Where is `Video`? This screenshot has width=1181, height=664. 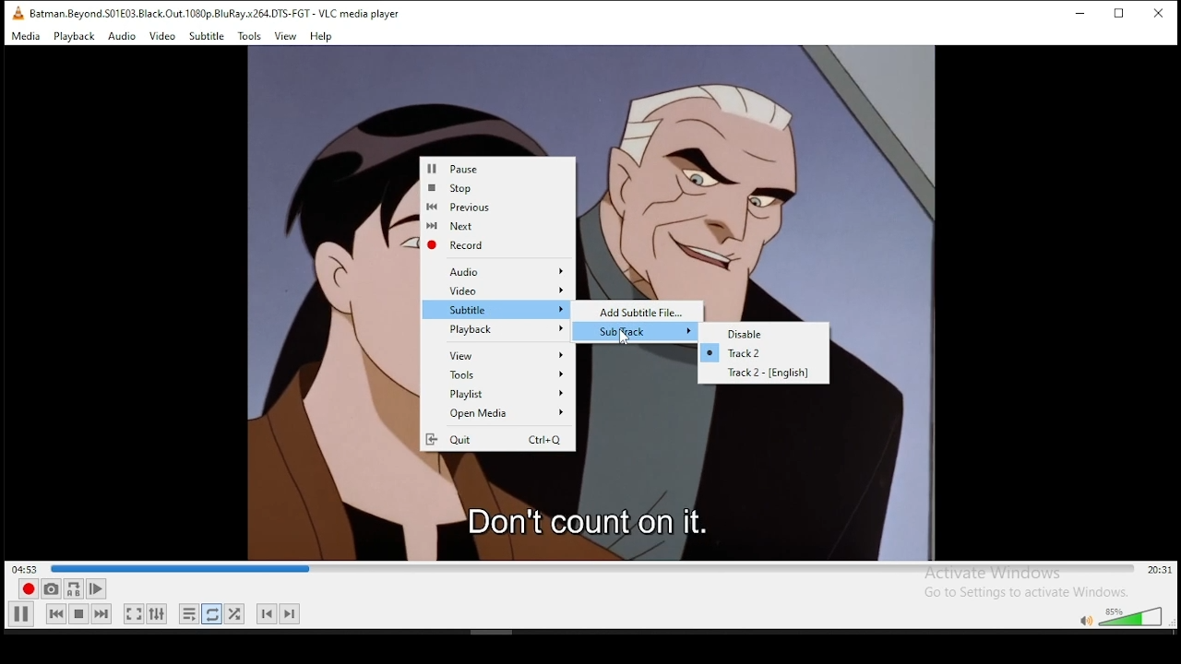 Video is located at coordinates (161, 37).